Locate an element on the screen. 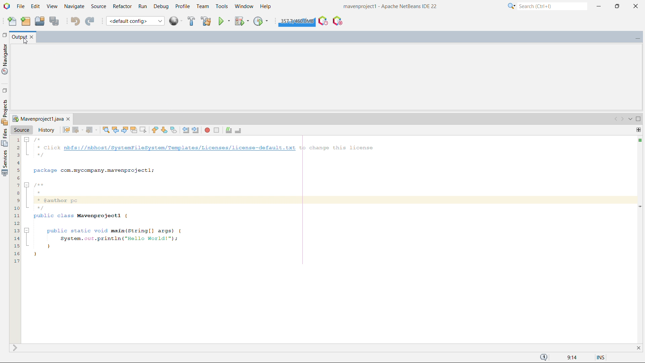  restore window group is located at coordinates (4, 34).